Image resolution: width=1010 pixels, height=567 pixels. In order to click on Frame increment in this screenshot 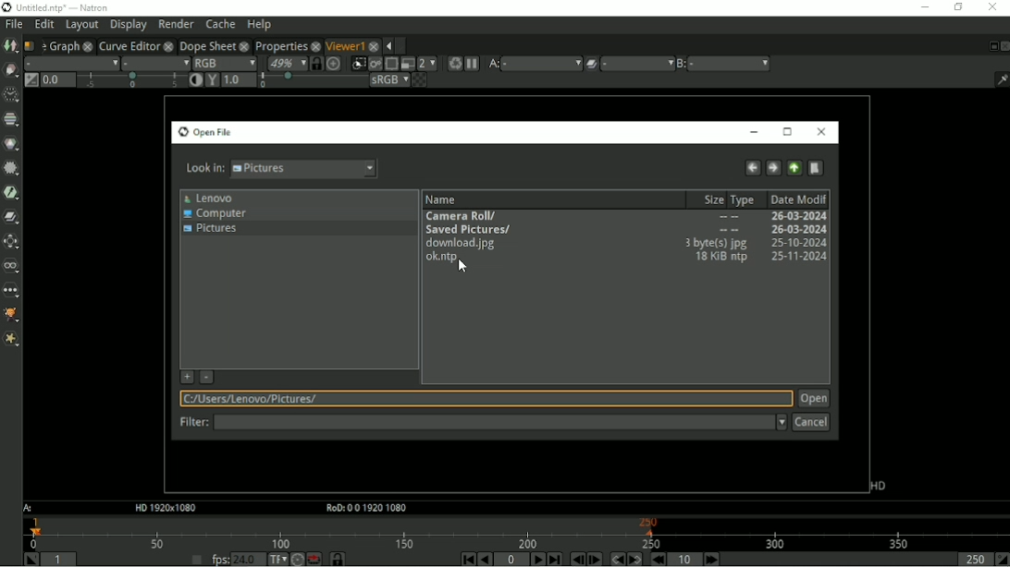, I will do `click(686, 559)`.